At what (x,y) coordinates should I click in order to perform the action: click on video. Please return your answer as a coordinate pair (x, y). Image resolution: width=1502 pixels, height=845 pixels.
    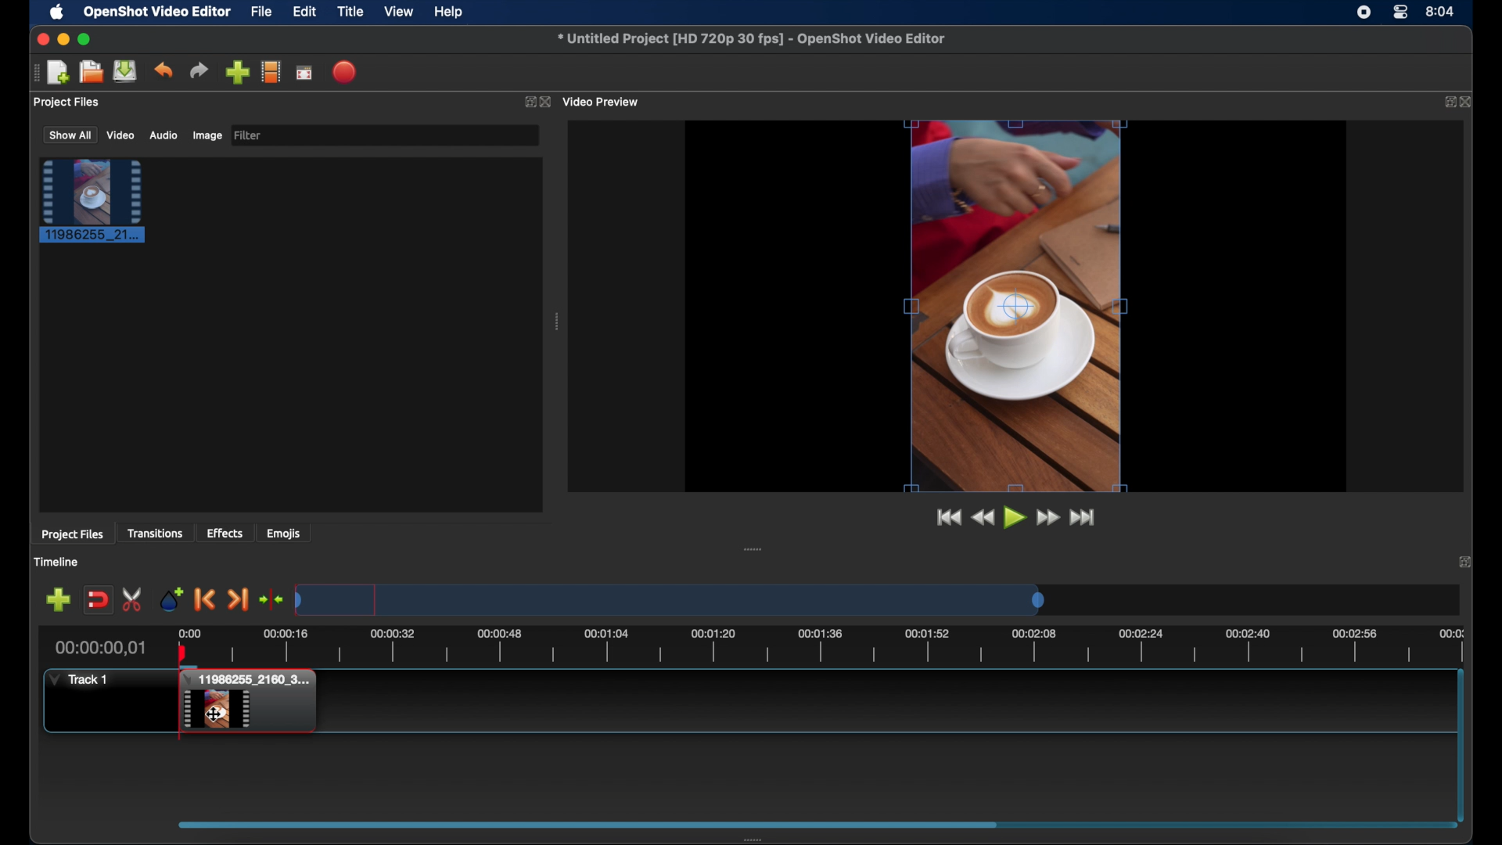
    Looking at the image, I should click on (121, 135).